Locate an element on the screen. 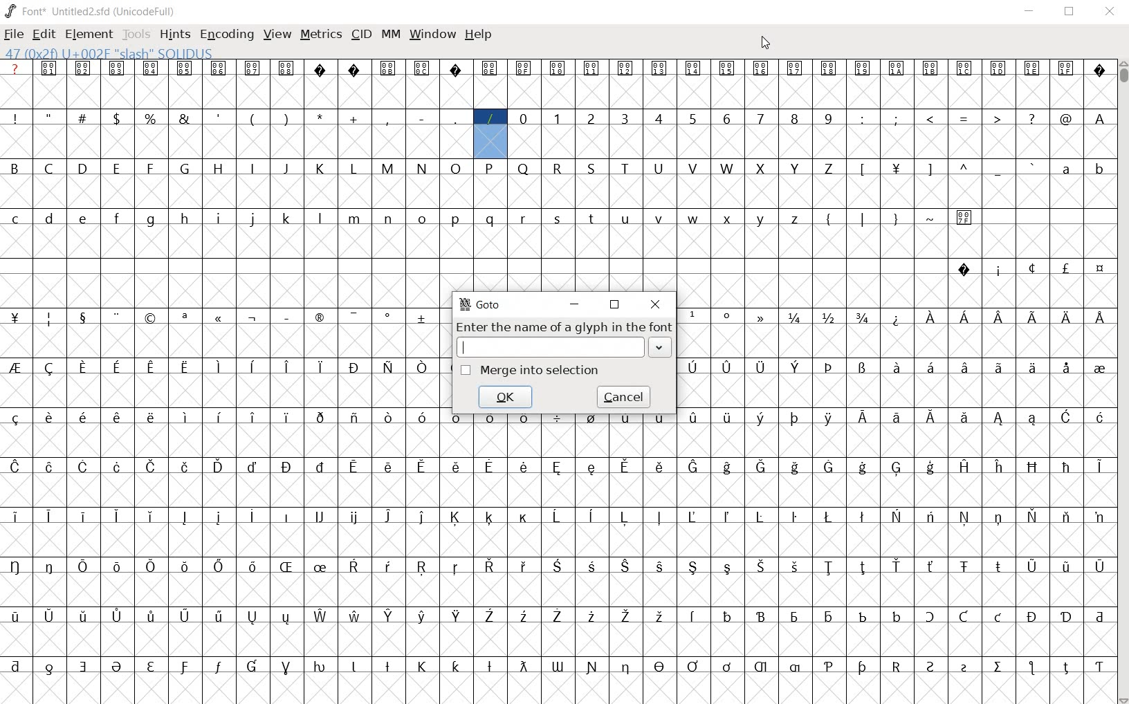  glyph is located at coordinates (827, 169).